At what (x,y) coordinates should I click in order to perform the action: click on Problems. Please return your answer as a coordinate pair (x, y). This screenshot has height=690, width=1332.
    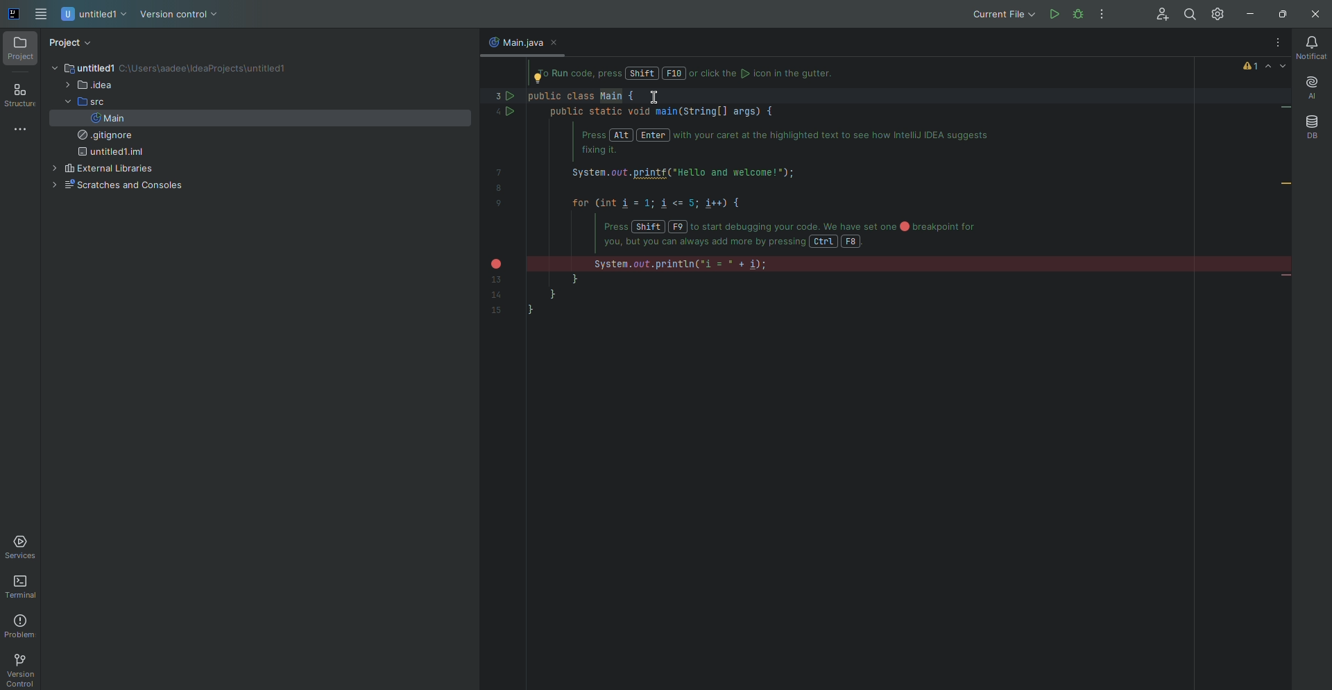
    Looking at the image, I should click on (22, 626).